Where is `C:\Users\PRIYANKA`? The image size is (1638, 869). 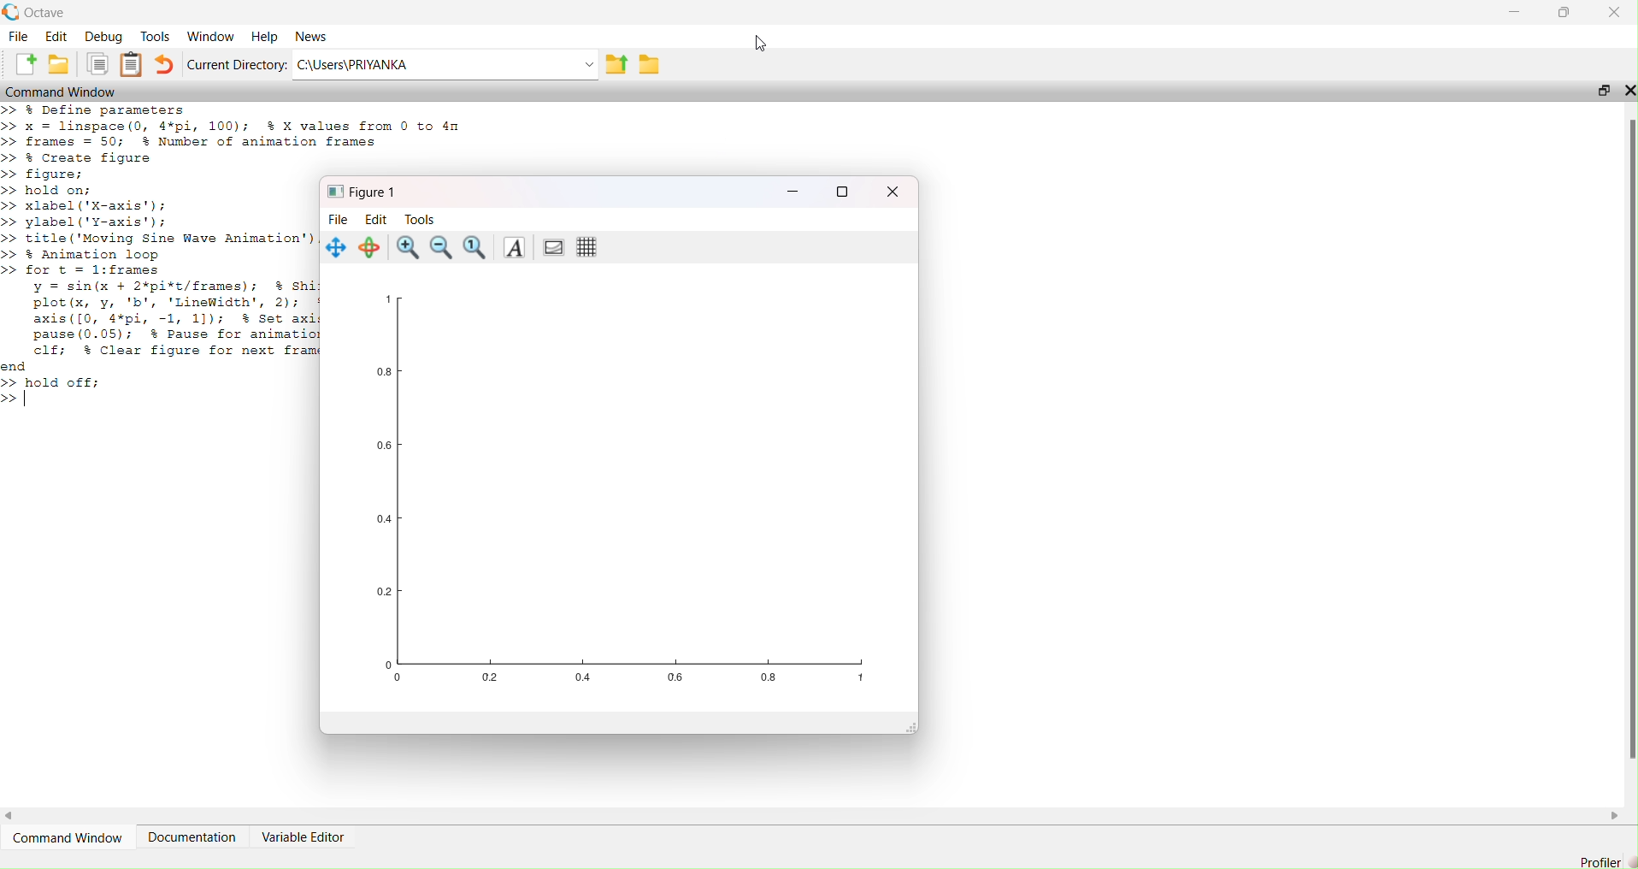
C:\Users\PRIYANKA is located at coordinates (381, 67).